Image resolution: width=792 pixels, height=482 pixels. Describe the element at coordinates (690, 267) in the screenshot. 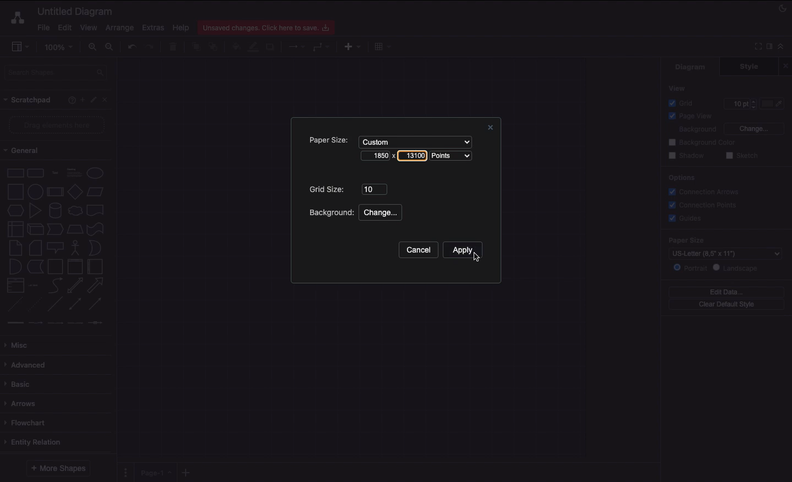

I see `Portrait ` at that location.